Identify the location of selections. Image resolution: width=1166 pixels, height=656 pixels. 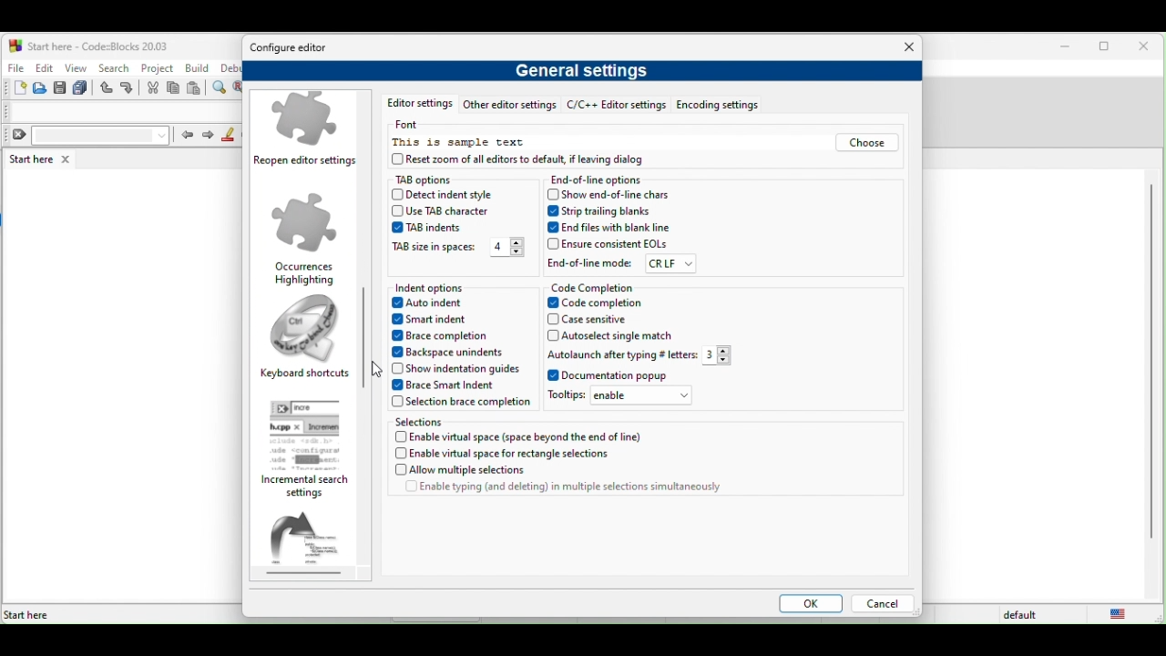
(452, 421).